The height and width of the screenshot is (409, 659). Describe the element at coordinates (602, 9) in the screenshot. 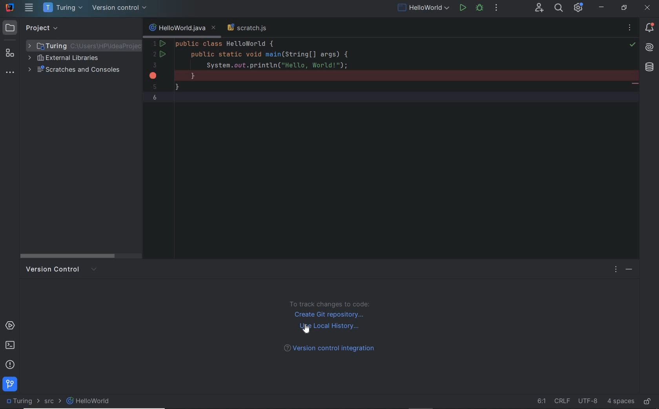

I see `minimize` at that location.